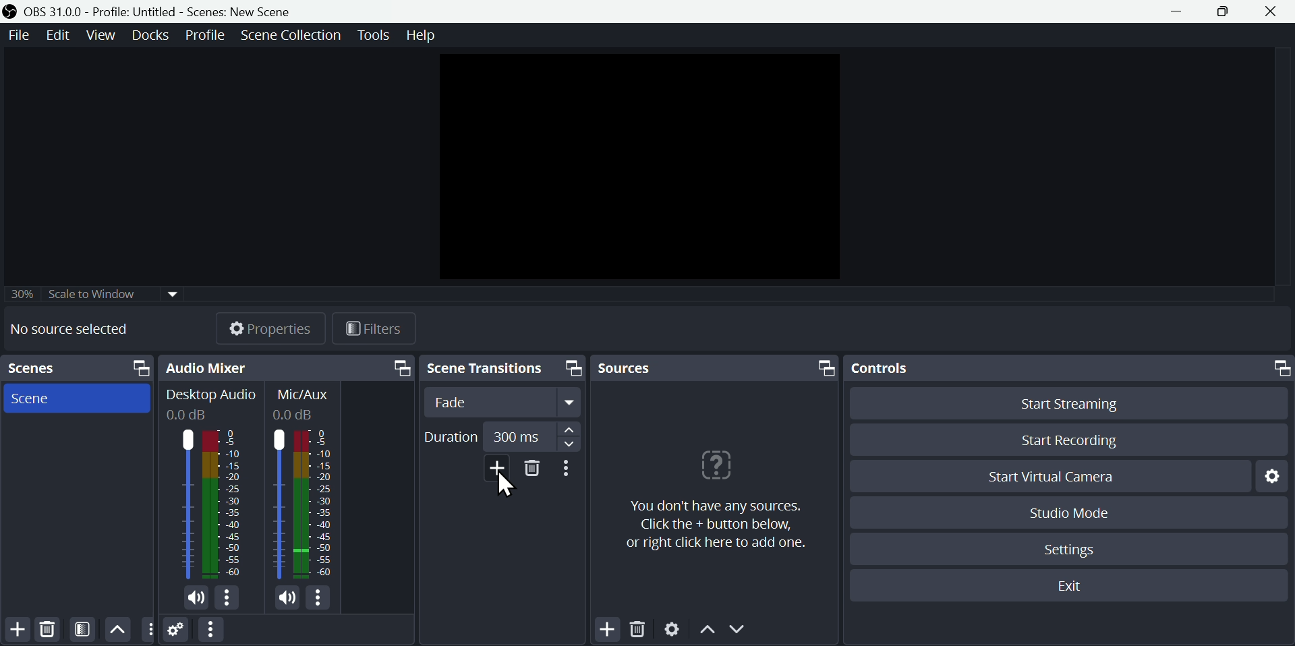  I want to click on Audio bar, so click(209, 504).